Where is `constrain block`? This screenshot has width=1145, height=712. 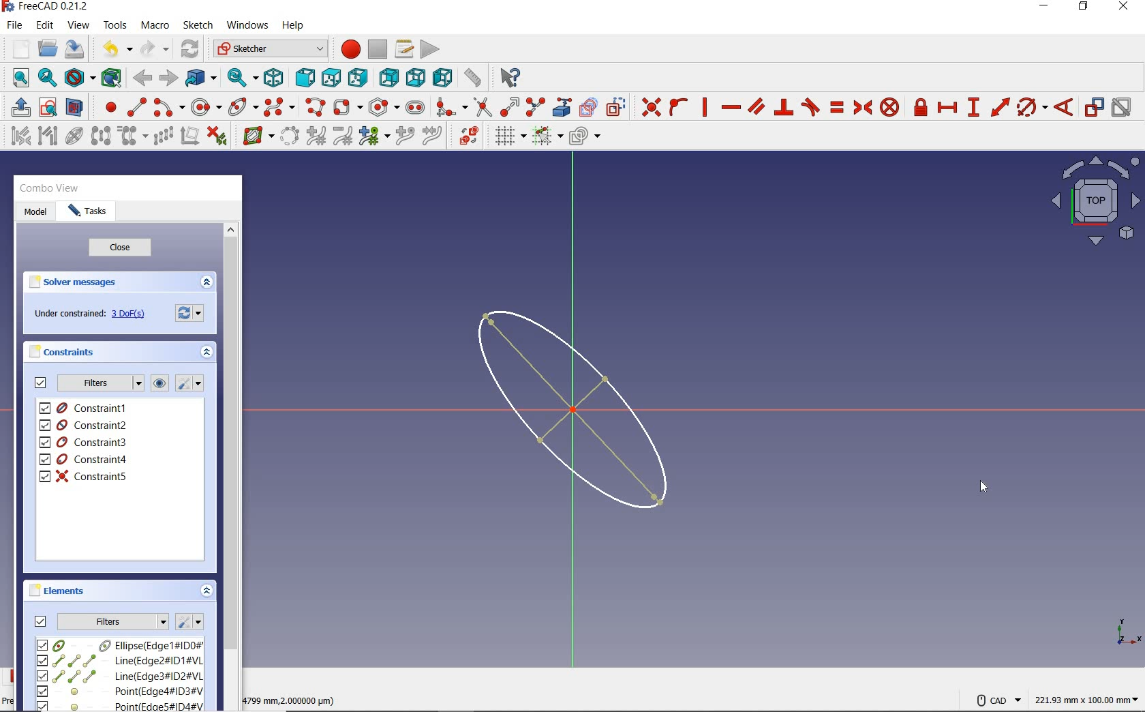 constrain block is located at coordinates (889, 106).